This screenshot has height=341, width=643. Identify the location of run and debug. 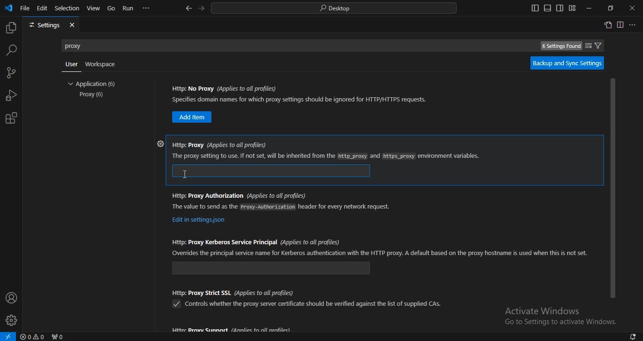
(10, 95).